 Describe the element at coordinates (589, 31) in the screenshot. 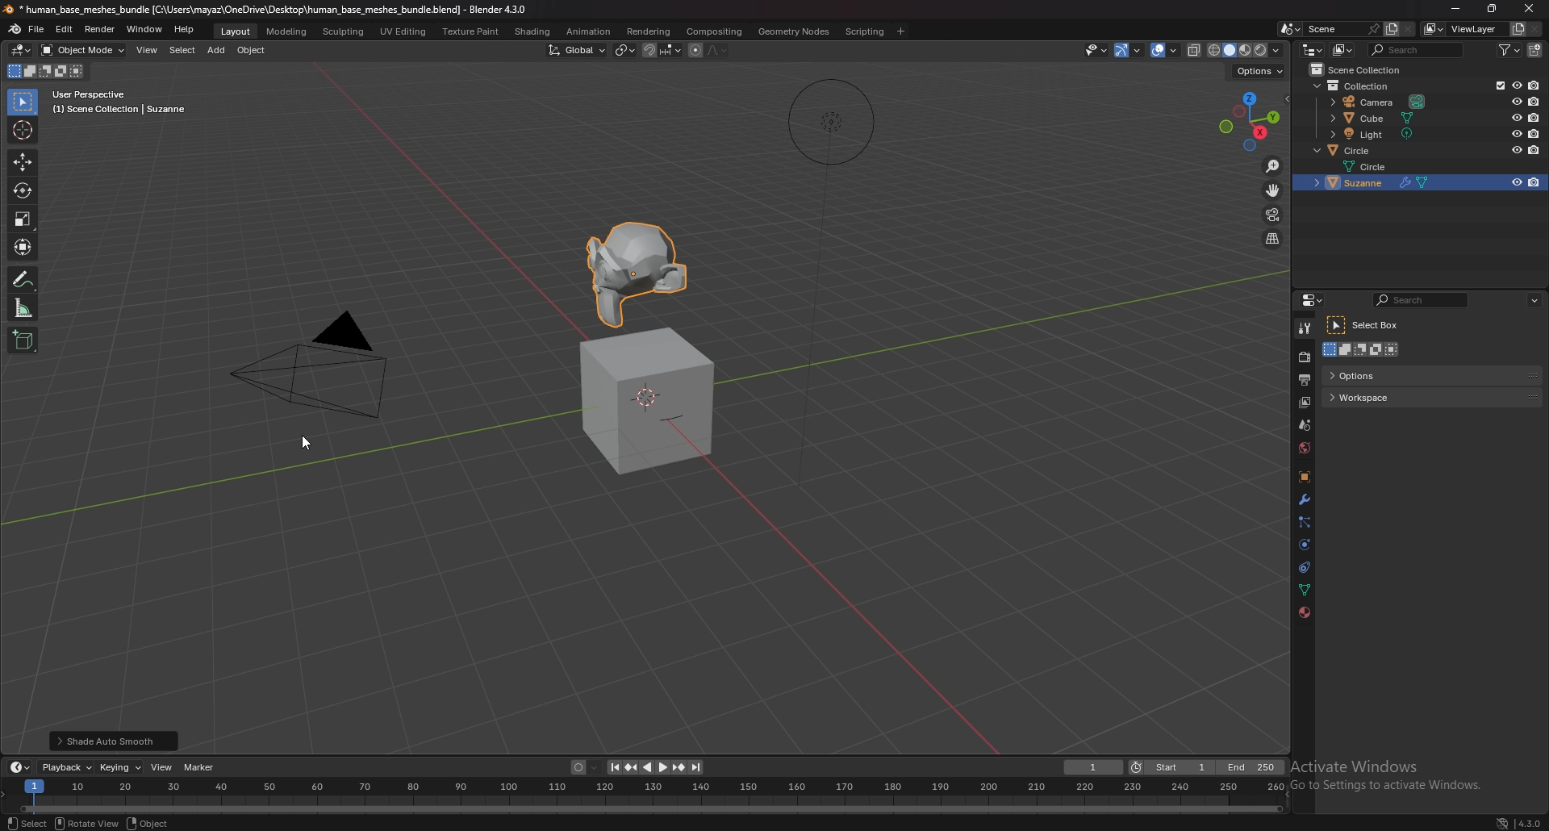

I see `animation` at that location.